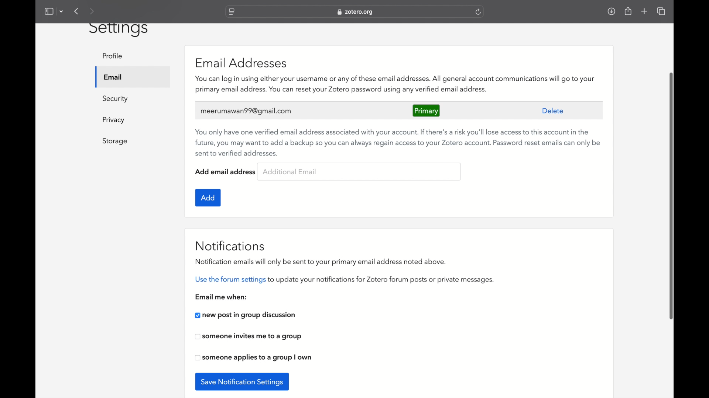 The height and width of the screenshot is (398, 709). Describe the element at coordinates (289, 171) in the screenshot. I see `additional email` at that location.